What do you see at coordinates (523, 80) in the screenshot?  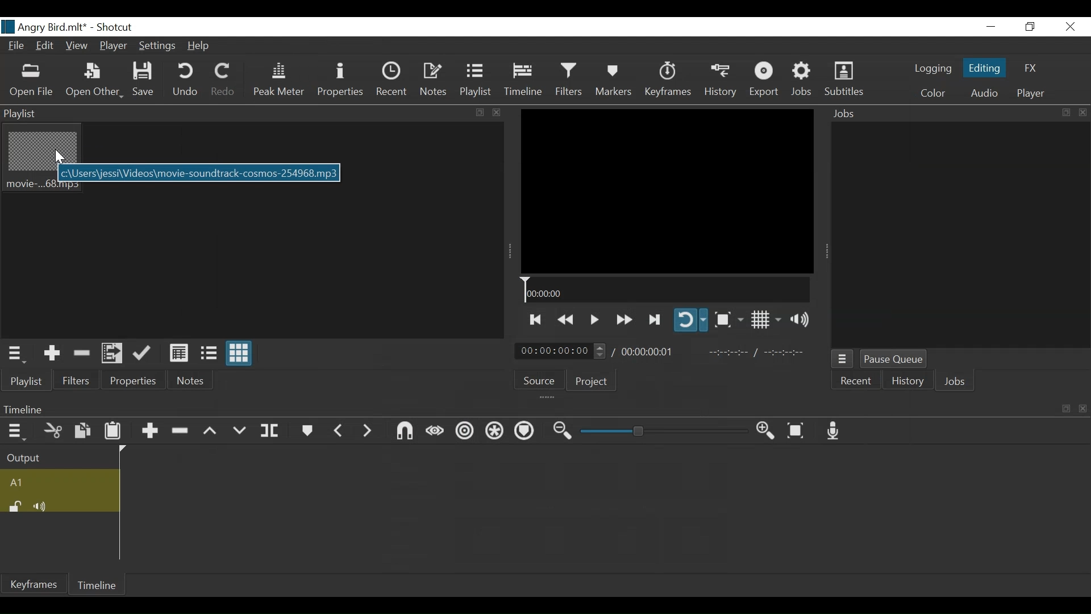 I see `Timeline` at bounding box center [523, 80].